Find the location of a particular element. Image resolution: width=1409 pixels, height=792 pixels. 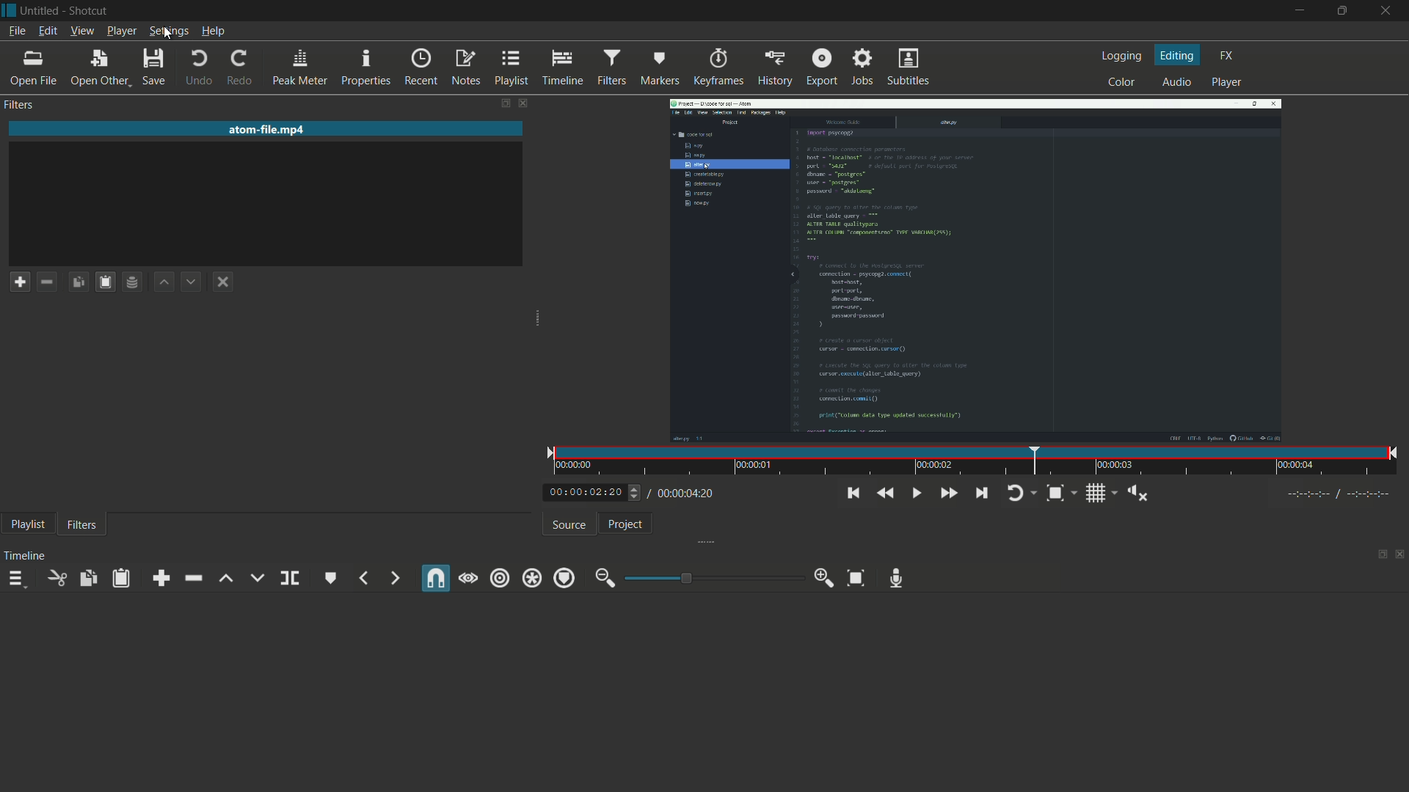

source is located at coordinates (569, 524).